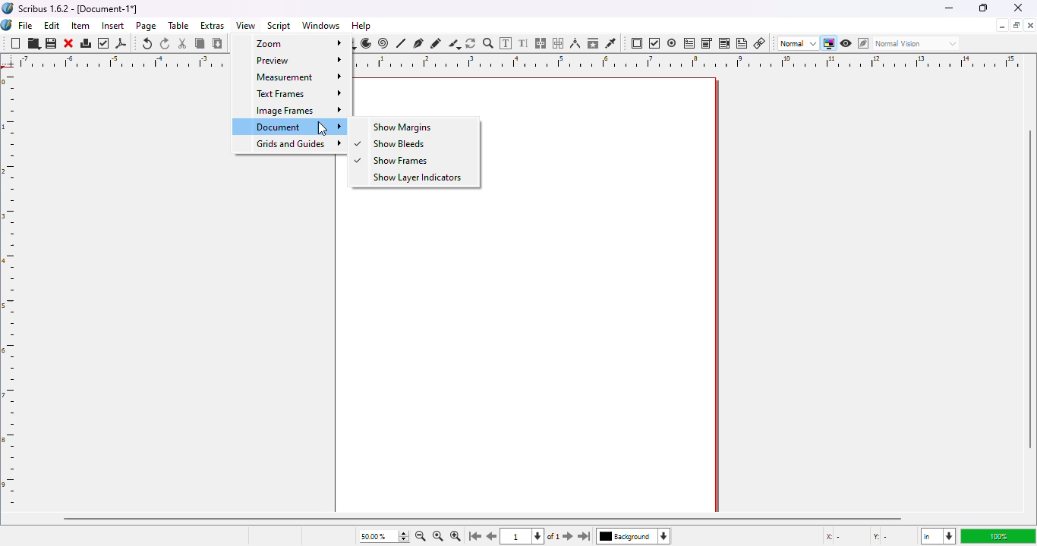 The width and height of the screenshot is (1037, 546). I want to click on zoom out , so click(420, 536).